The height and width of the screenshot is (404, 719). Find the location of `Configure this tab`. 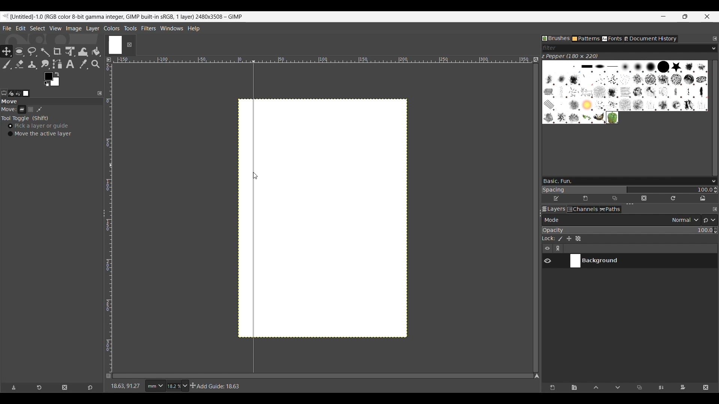

Configure this tab is located at coordinates (715, 209).